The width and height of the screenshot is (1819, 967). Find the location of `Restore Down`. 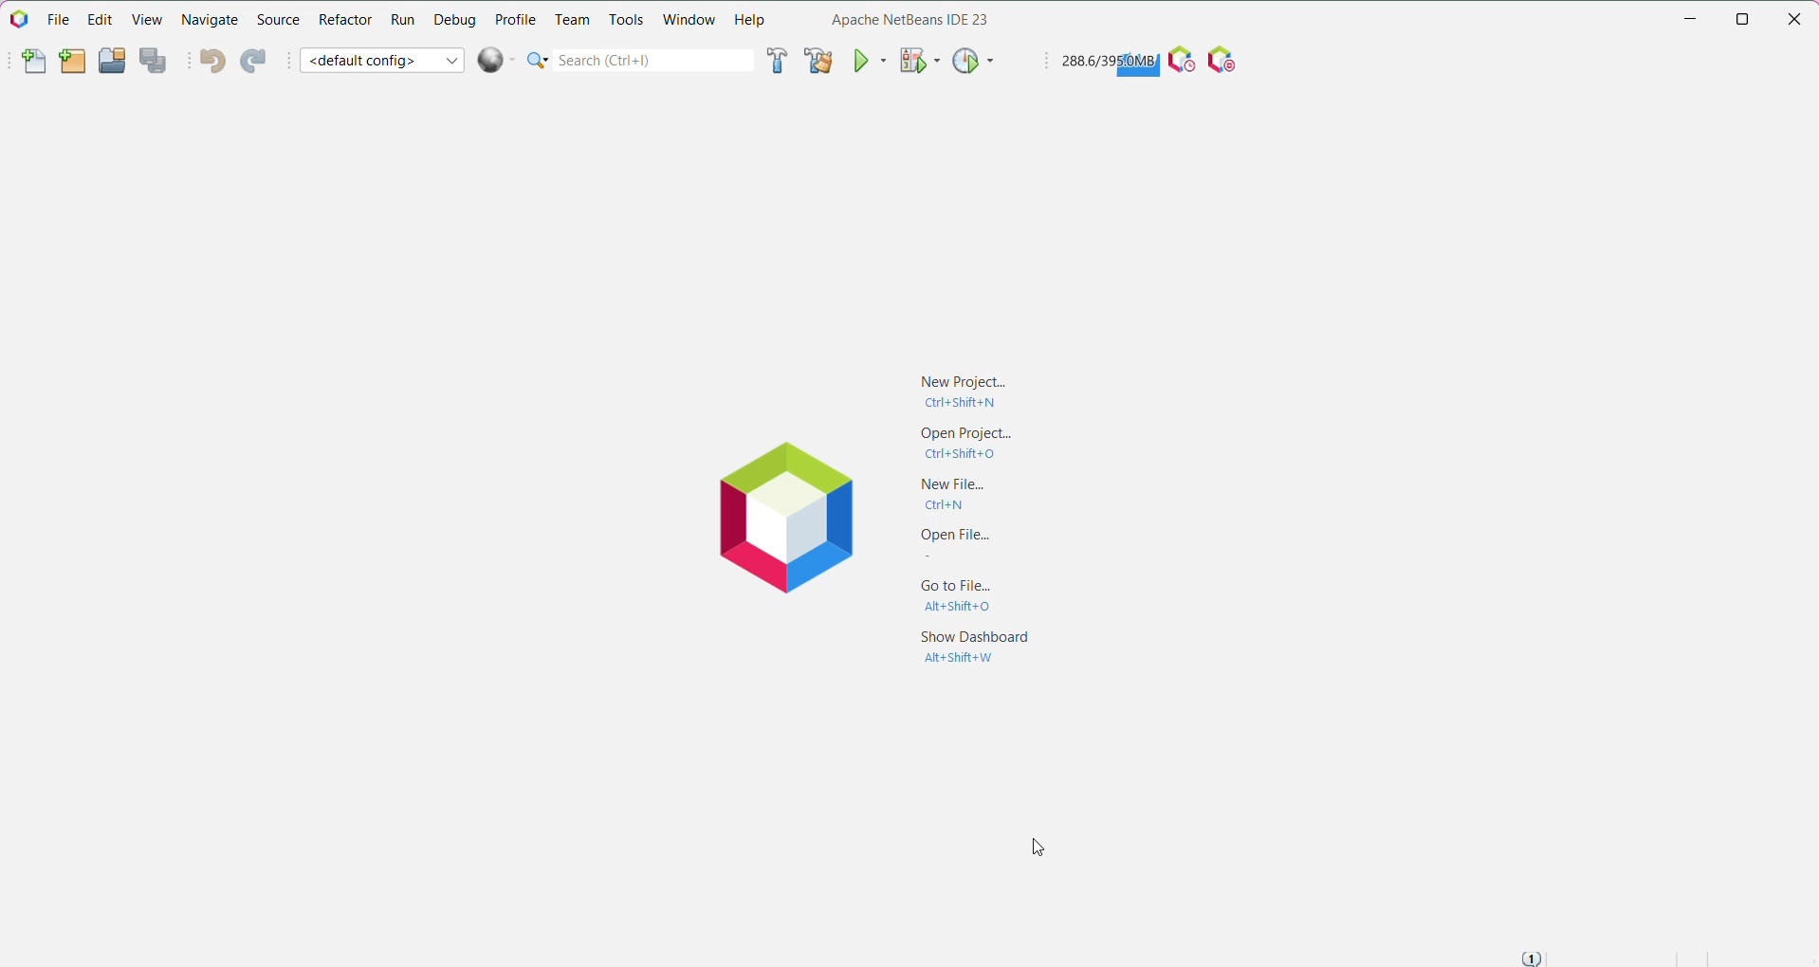

Restore Down is located at coordinates (1743, 19).